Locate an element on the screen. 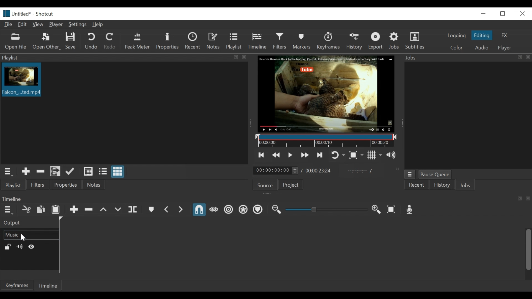 Image resolution: width=532 pixels, height=299 pixels. Scrub while dragging is located at coordinates (215, 210).